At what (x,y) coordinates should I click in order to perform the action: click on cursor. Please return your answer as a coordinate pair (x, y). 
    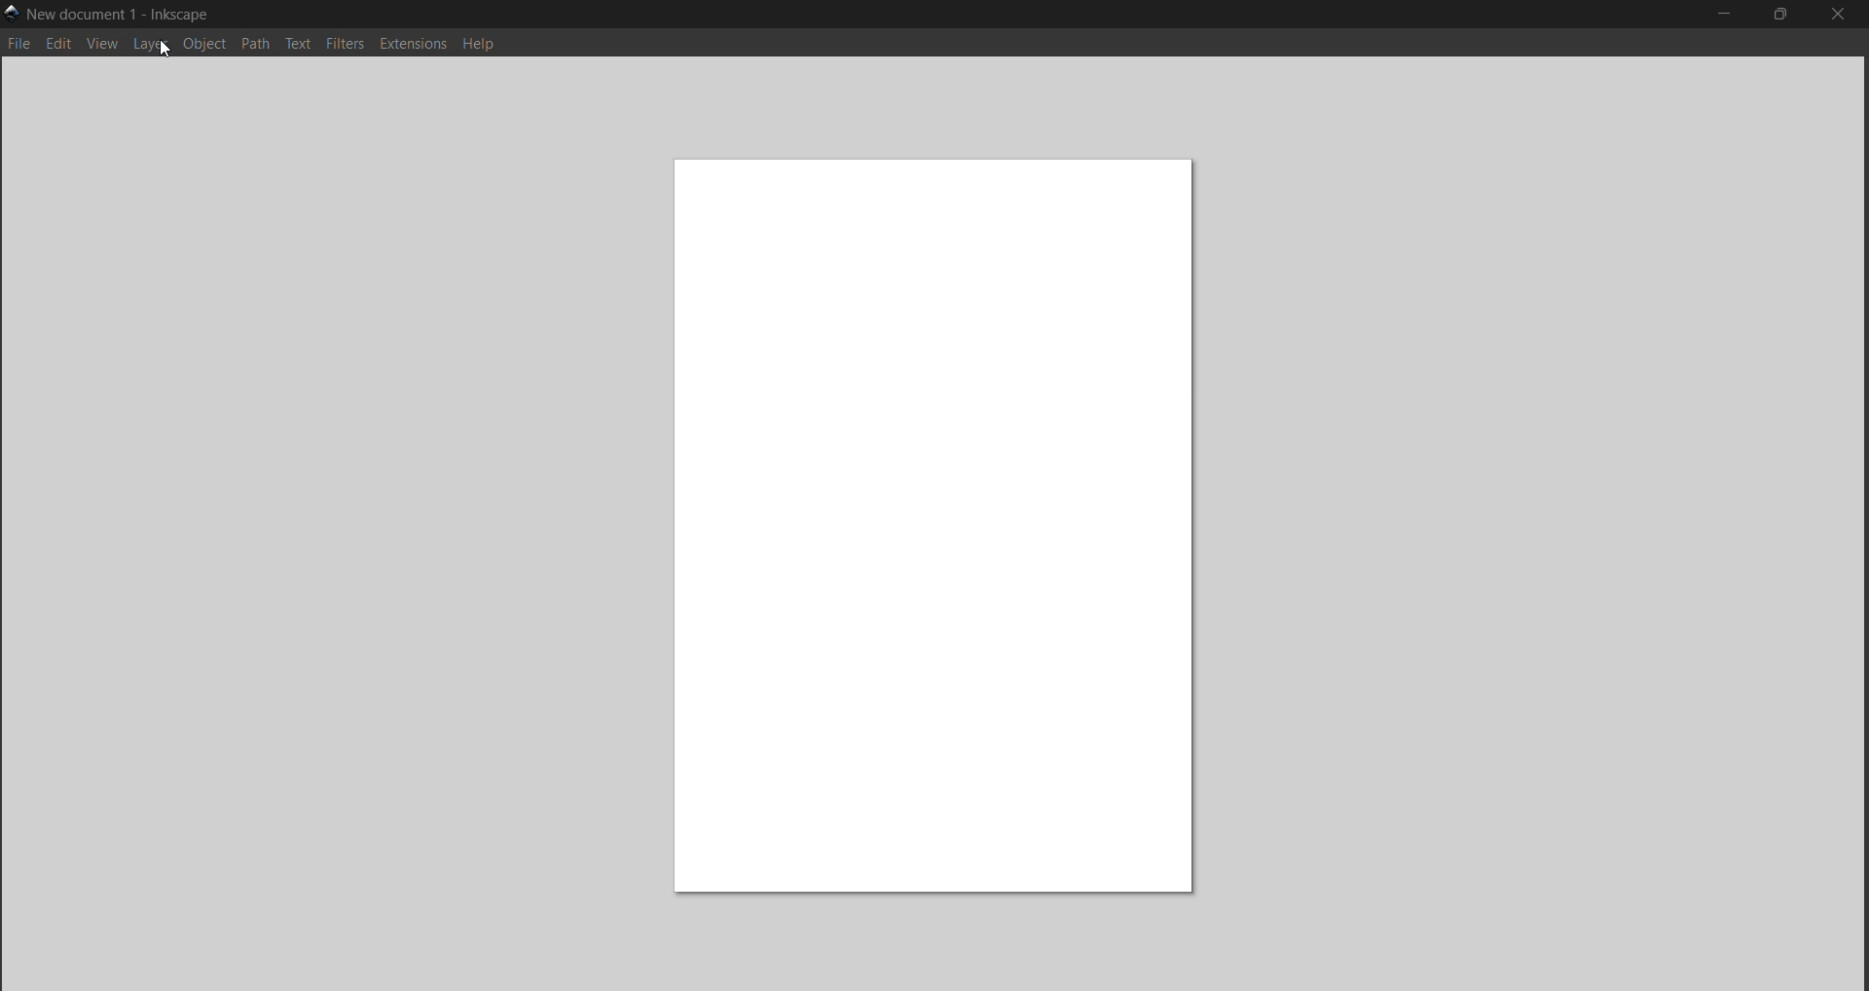
    Looking at the image, I should click on (158, 48).